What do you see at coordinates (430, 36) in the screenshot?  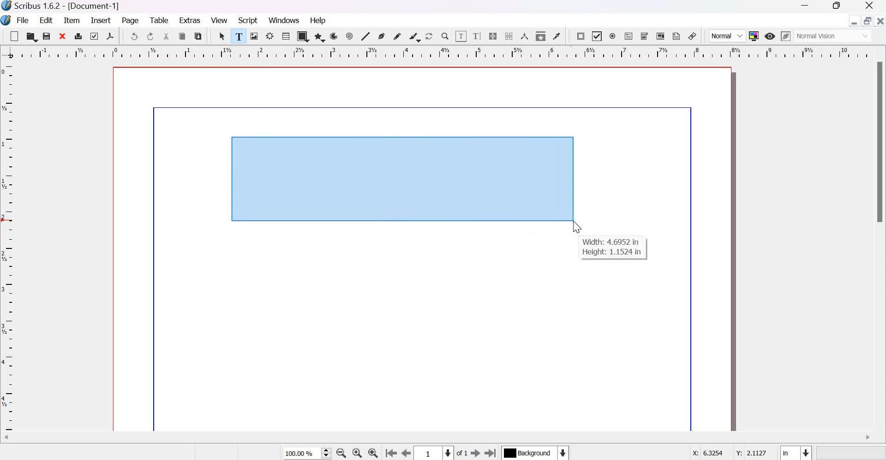 I see `` at bounding box center [430, 36].